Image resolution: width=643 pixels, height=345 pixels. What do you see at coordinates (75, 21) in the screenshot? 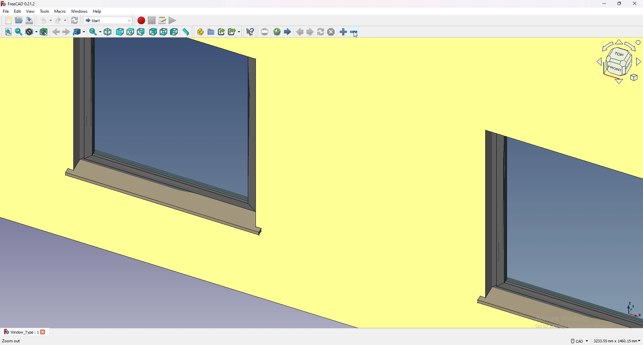
I see `refresh` at bounding box center [75, 21].